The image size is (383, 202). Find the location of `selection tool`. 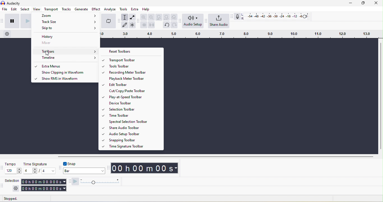

selection tool is located at coordinates (124, 17).